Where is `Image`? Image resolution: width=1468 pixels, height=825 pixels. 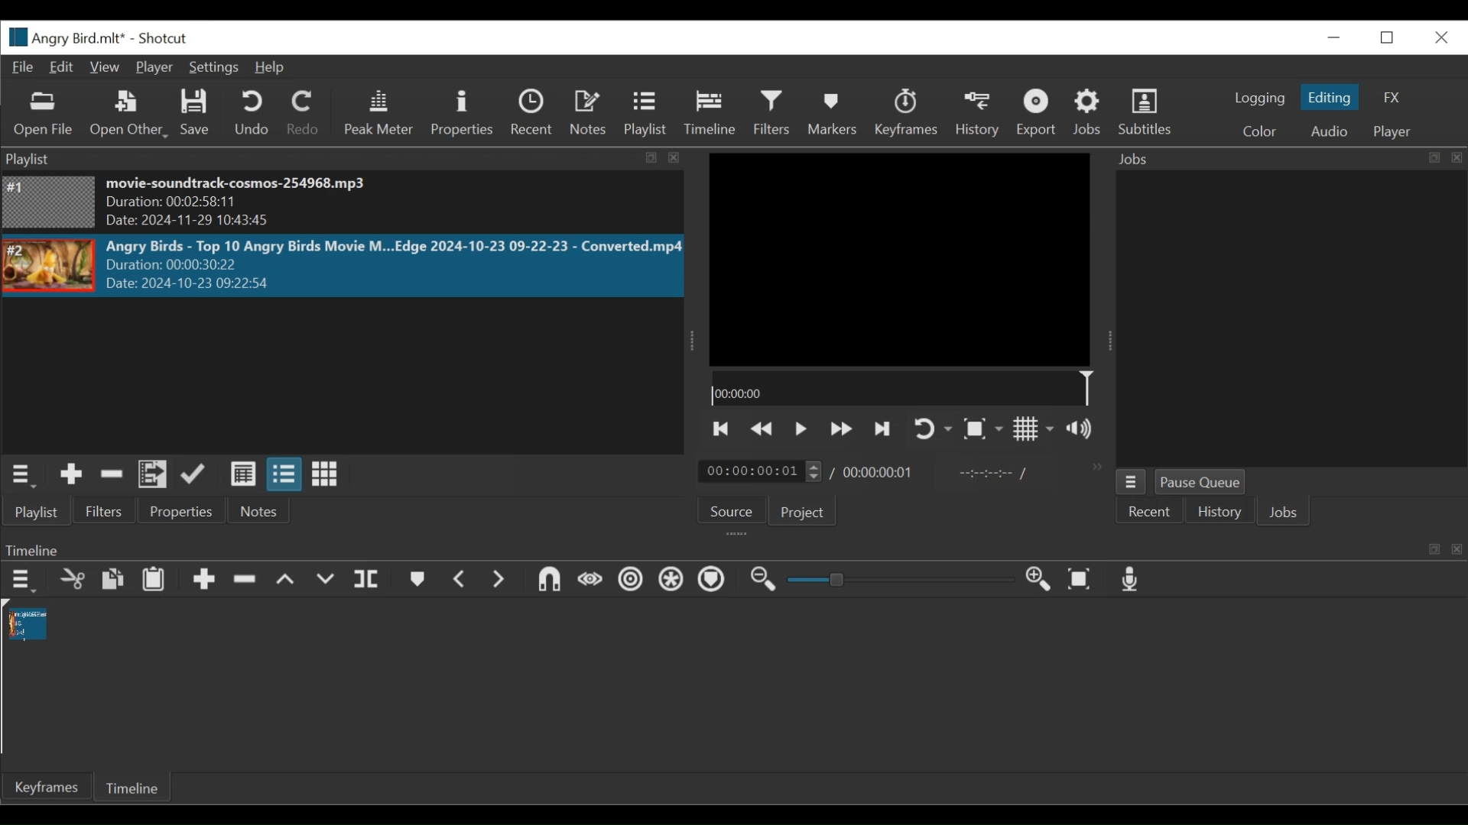 Image is located at coordinates (49, 266).